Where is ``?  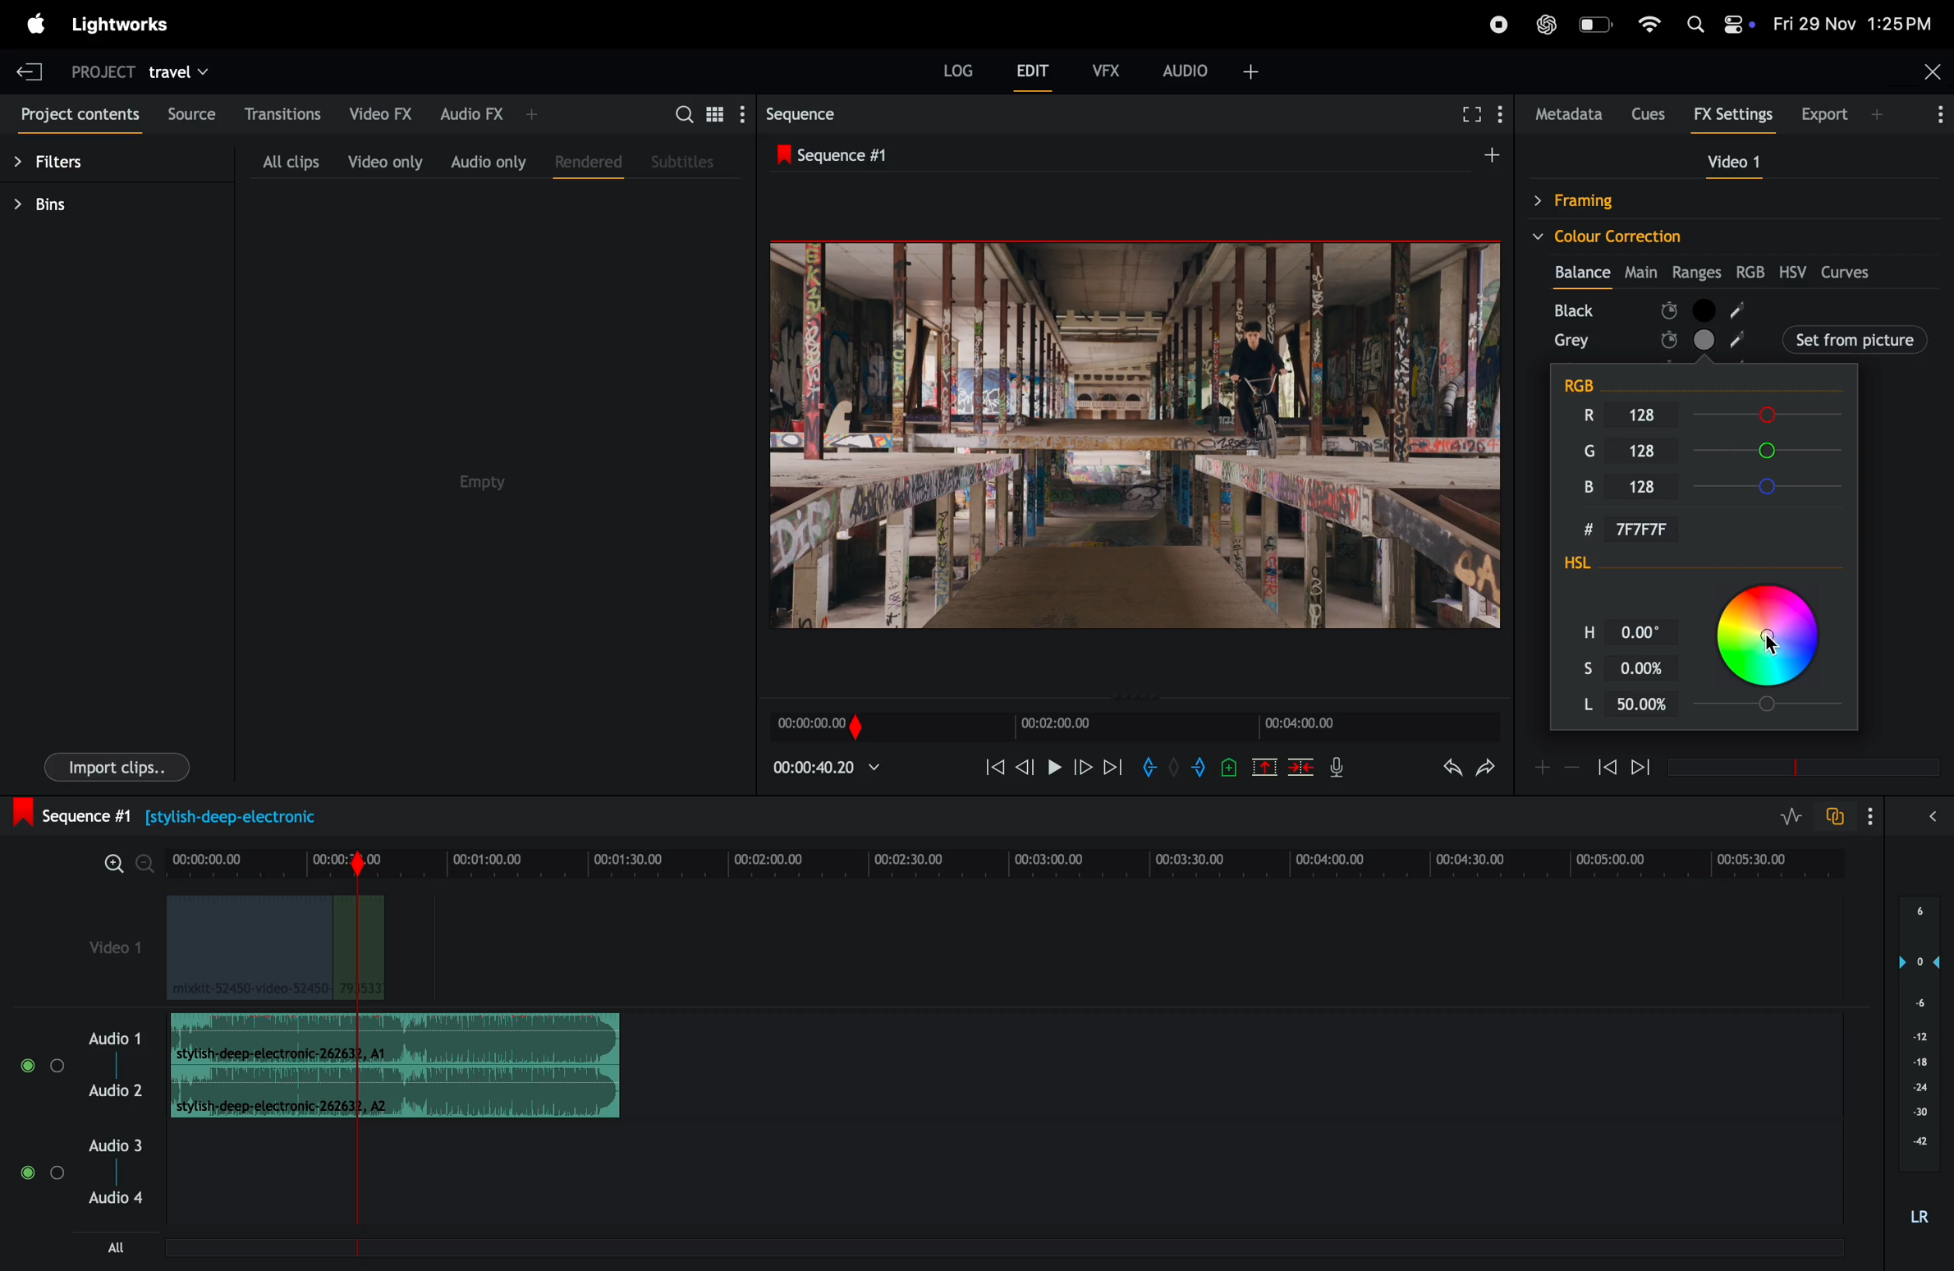
 is located at coordinates (1204, 69).